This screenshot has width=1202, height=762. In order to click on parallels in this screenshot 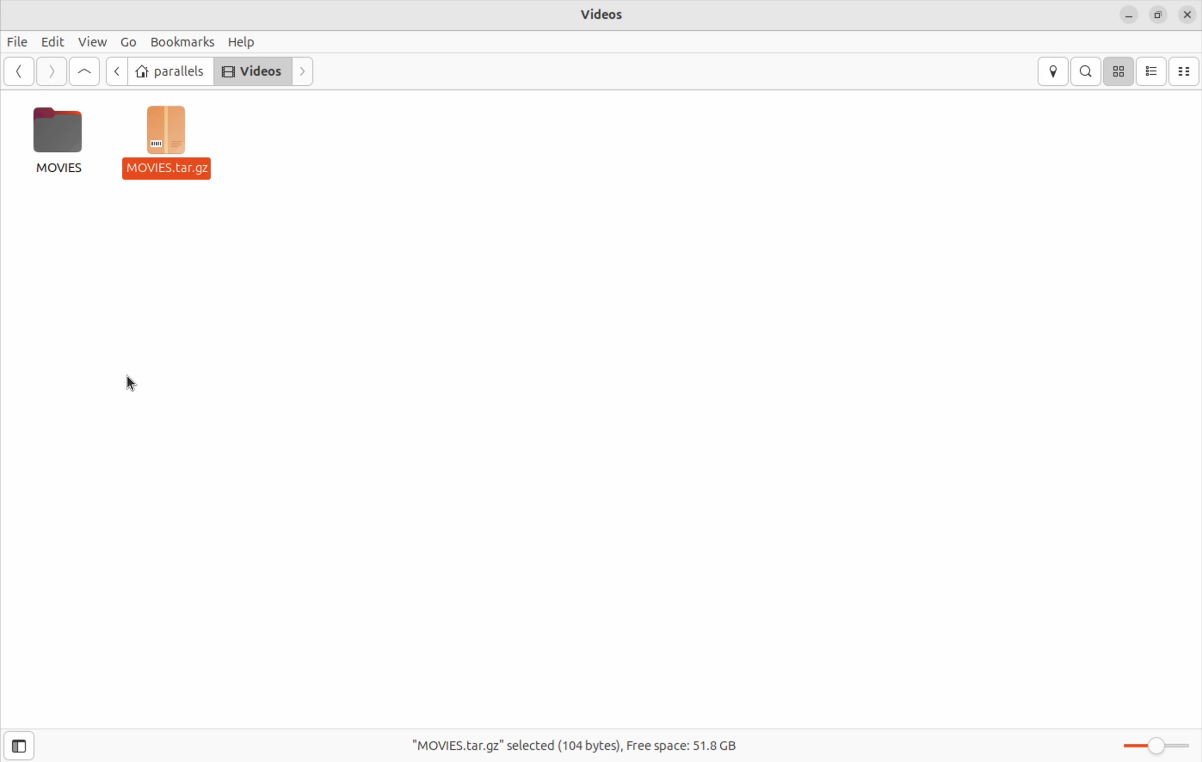, I will do `click(170, 72)`.